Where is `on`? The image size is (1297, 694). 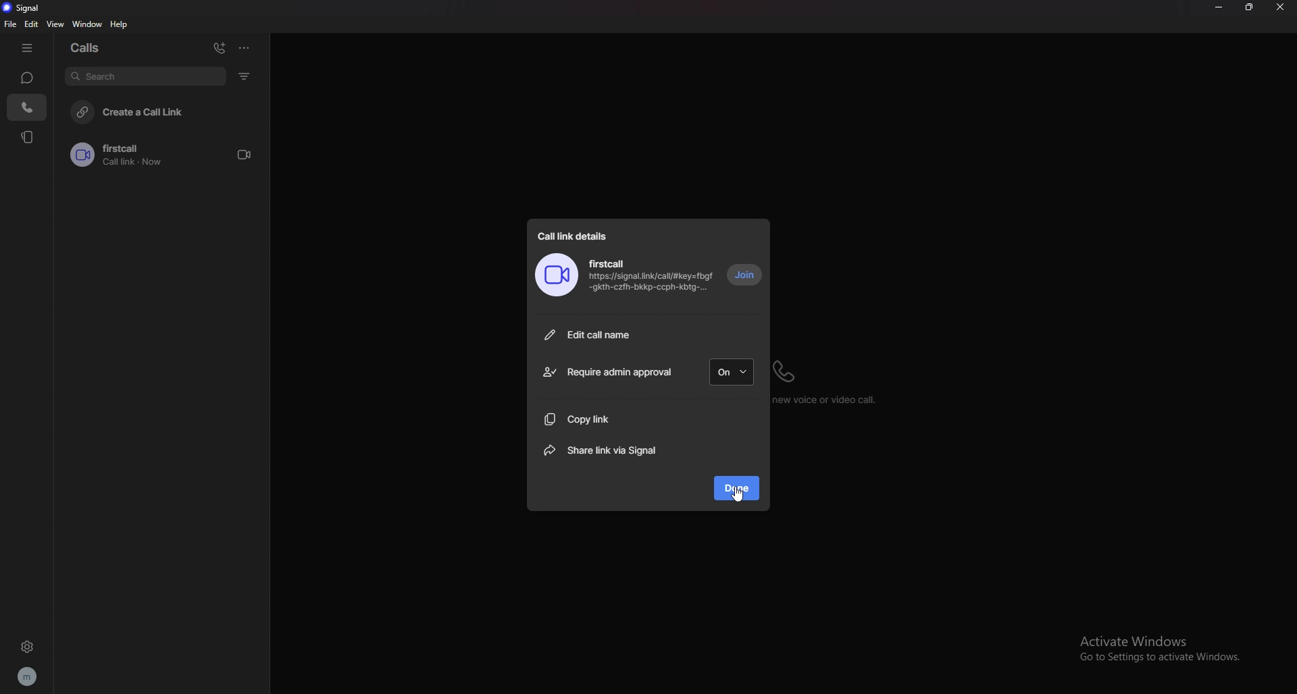
on is located at coordinates (732, 372).